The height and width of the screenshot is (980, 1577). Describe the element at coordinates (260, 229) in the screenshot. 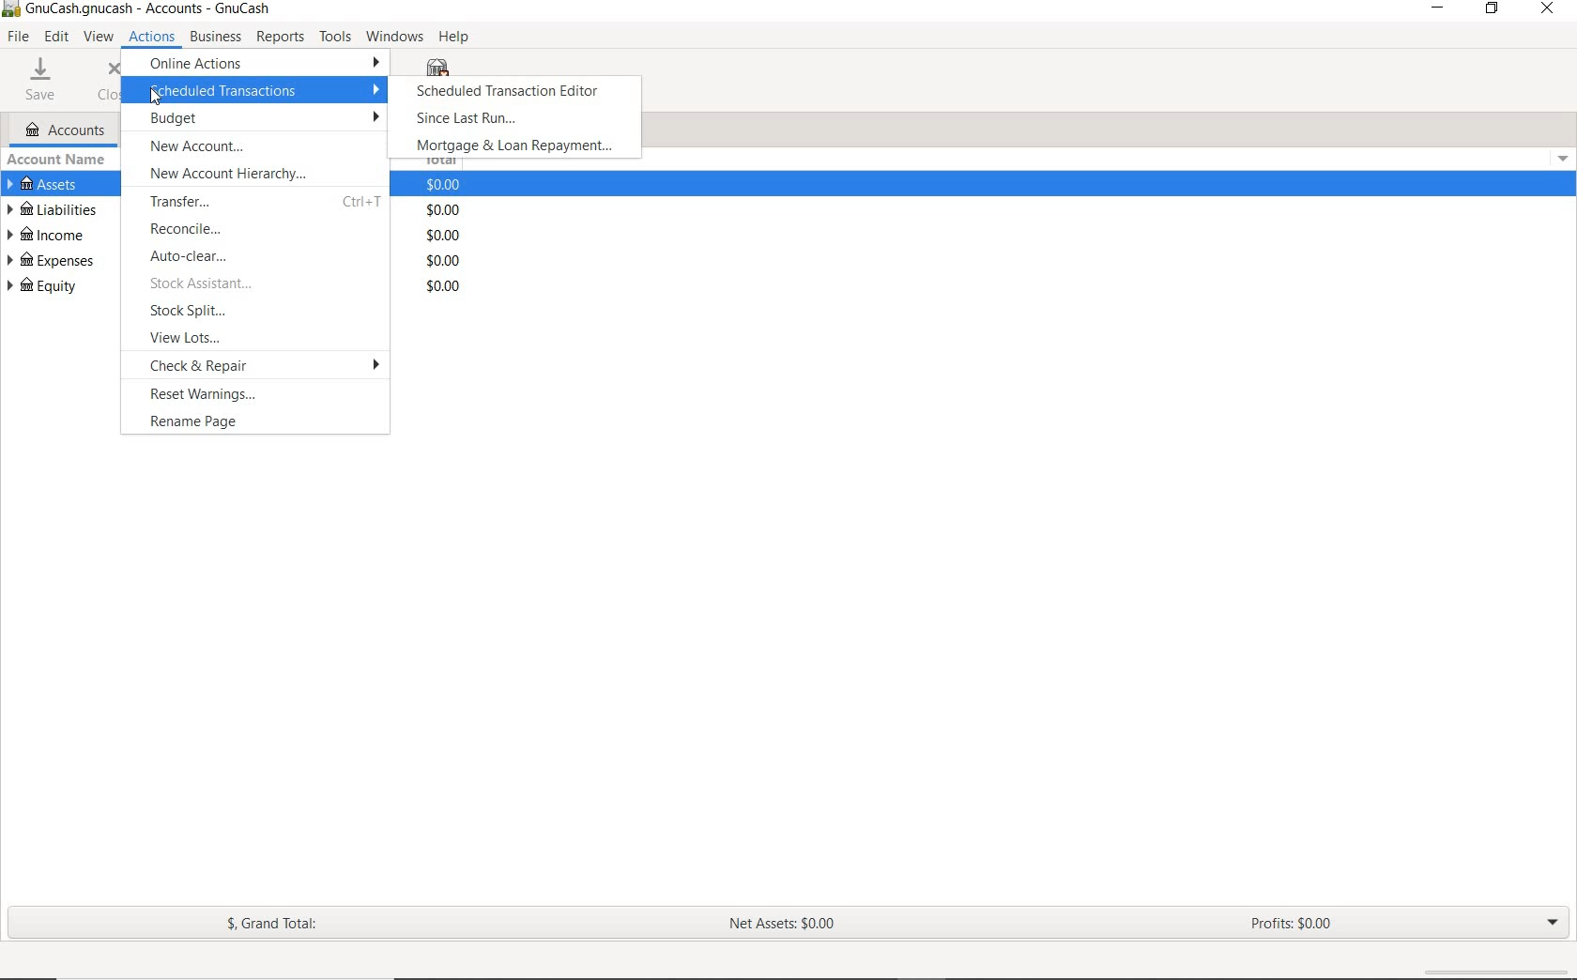

I see `RECONCILE` at that location.